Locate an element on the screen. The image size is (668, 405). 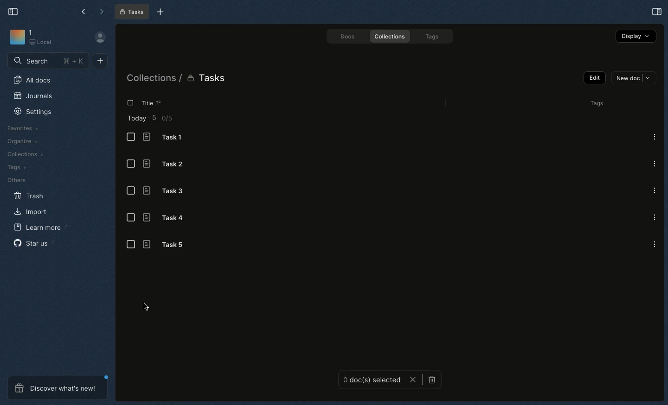
Tags is located at coordinates (14, 167).